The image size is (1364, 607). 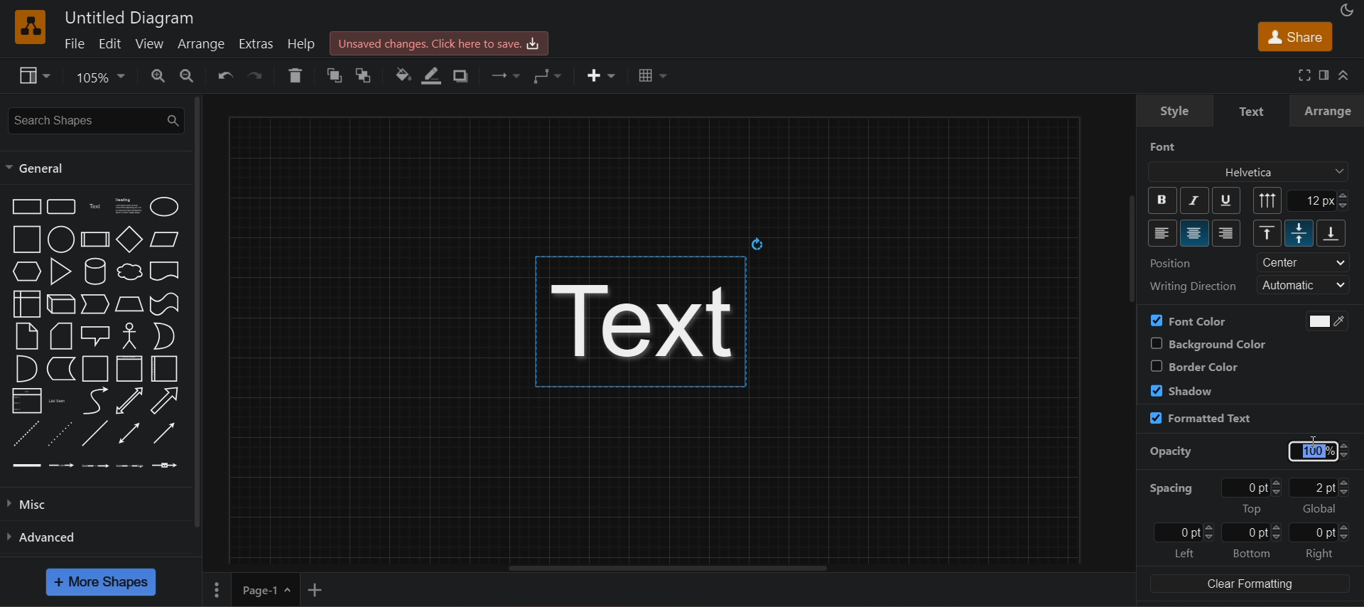 I want to click on list item, so click(x=58, y=401).